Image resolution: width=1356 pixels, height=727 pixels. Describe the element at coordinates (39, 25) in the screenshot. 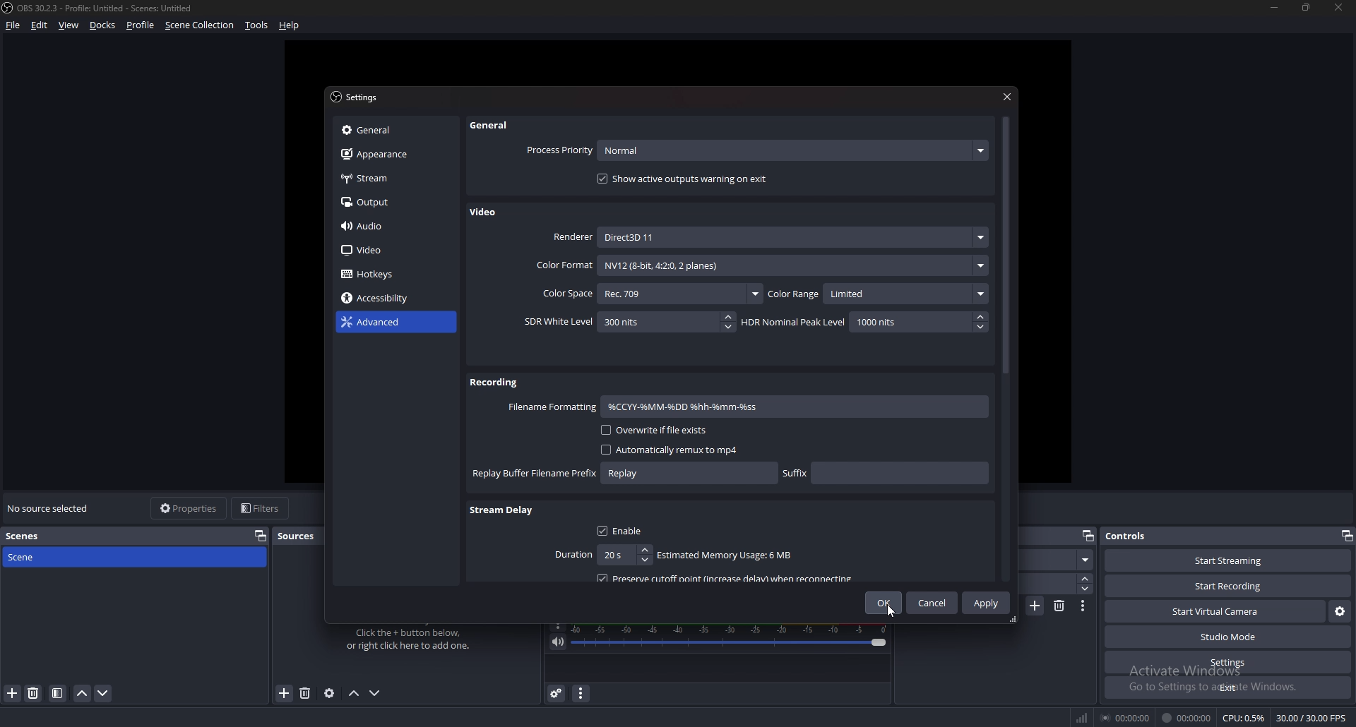

I see `edit` at that location.